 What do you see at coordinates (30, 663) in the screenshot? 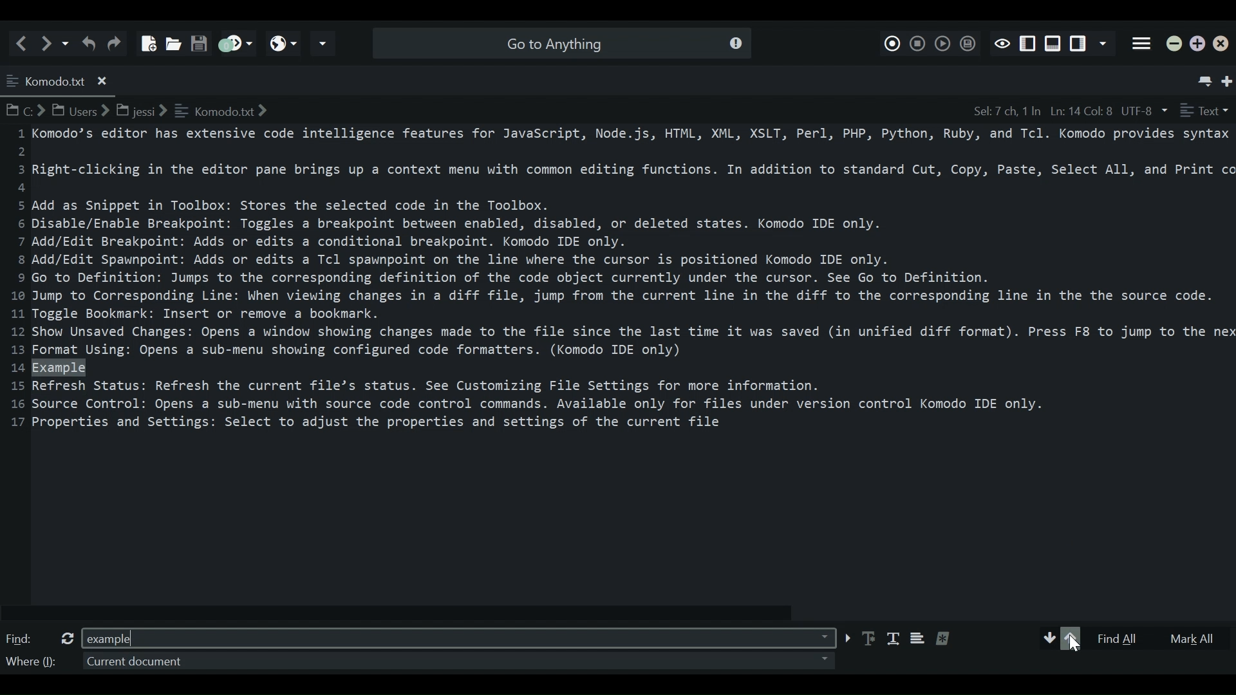
I see `Where` at bounding box center [30, 663].